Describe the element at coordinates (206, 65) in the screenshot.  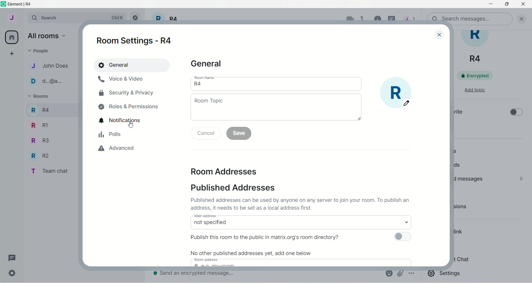
I see `general` at that location.